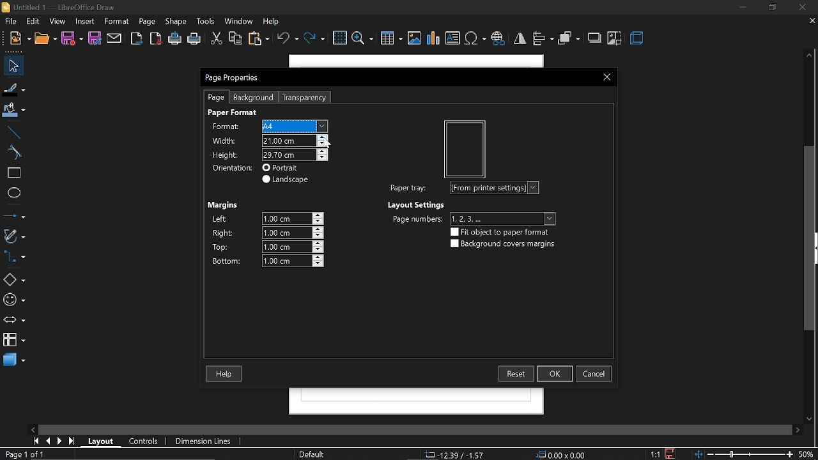 The height and width of the screenshot is (460, 818). Describe the element at coordinates (554, 372) in the screenshot. I see `ok` at that location.